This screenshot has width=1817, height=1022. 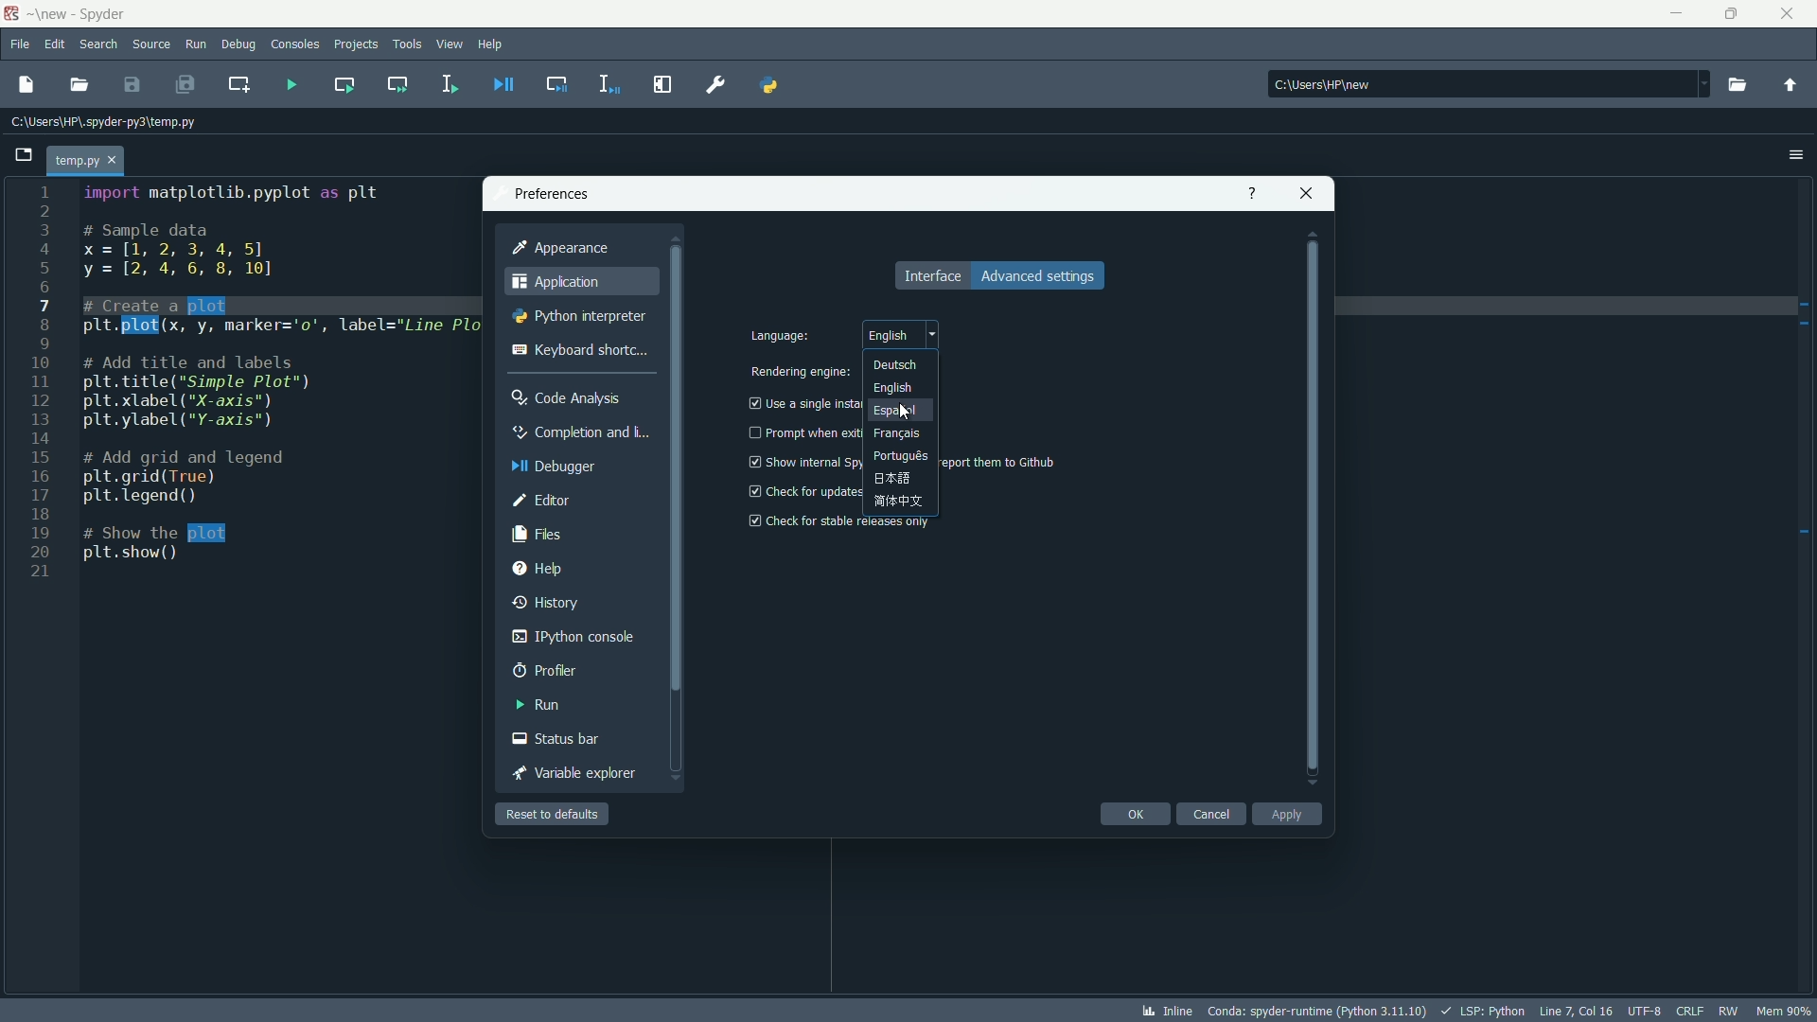 I want to click on close app, so click(x=1792, y=14).